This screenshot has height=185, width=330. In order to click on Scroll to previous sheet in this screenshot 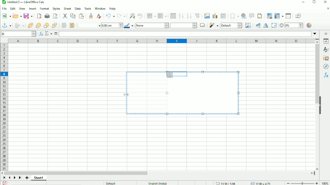, I will do `click(10, 177)`.